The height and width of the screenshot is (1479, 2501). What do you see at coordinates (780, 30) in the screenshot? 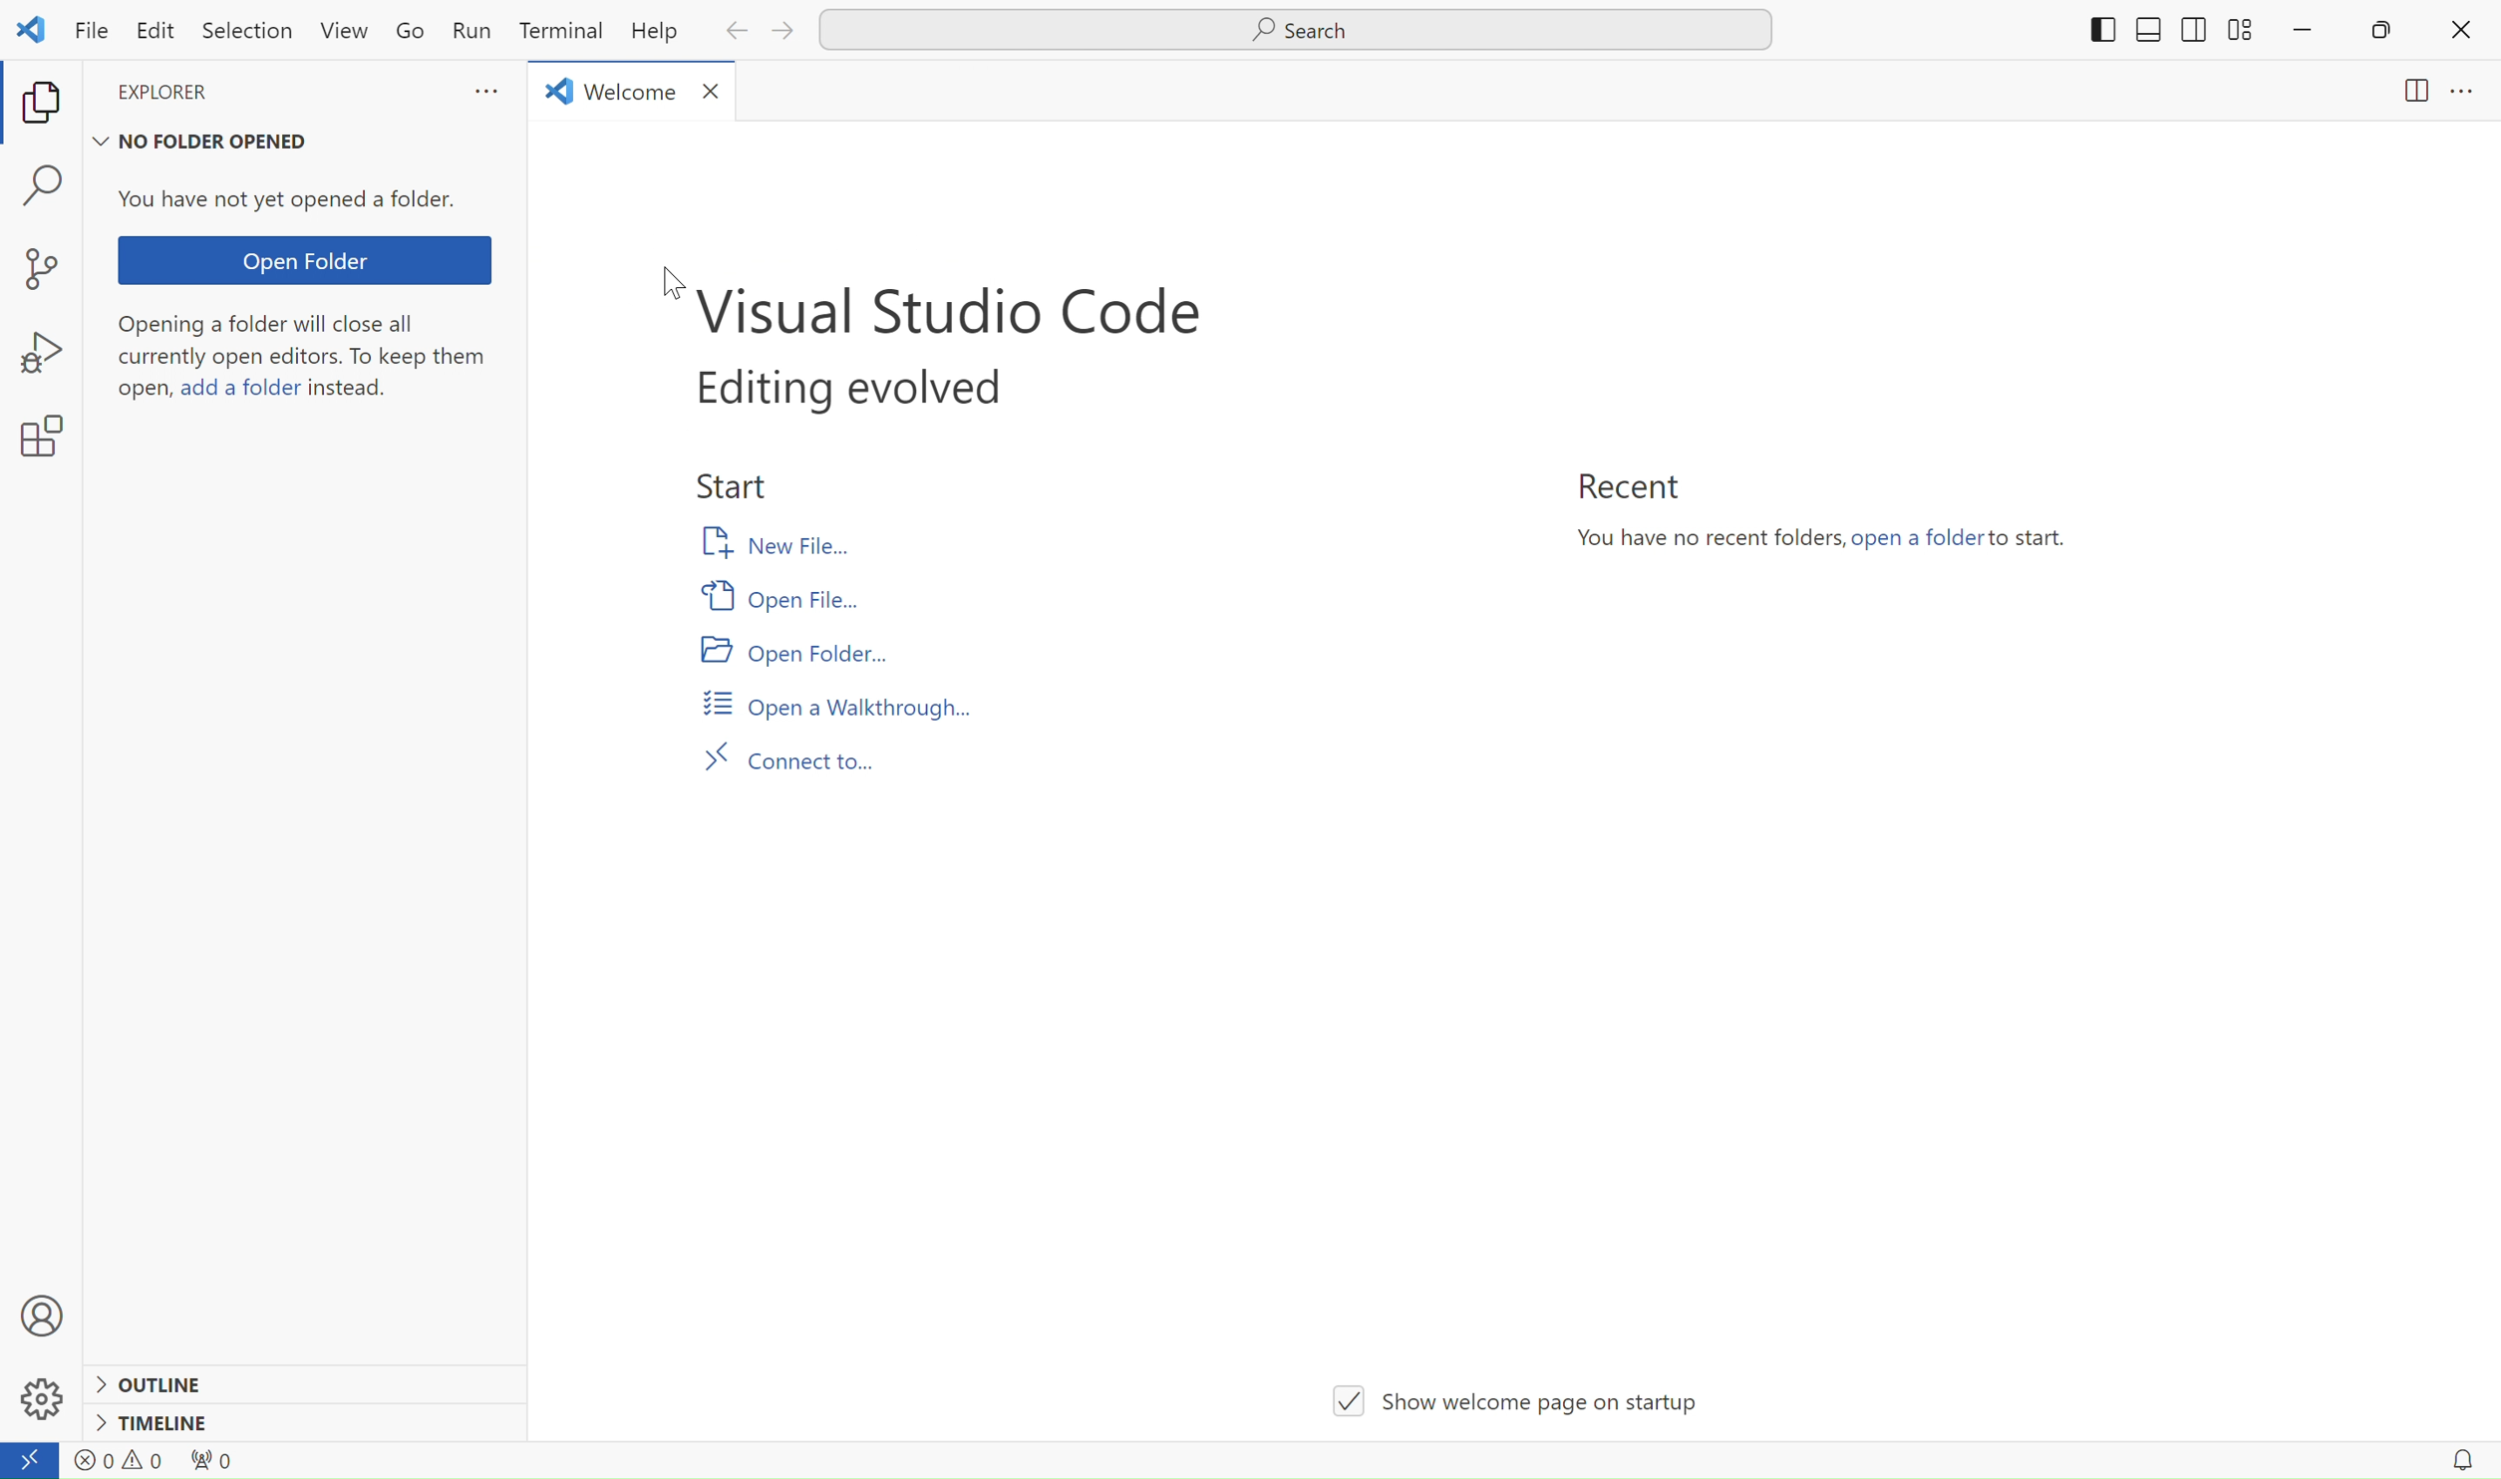
I see `next` at bounding box center [780, 30].